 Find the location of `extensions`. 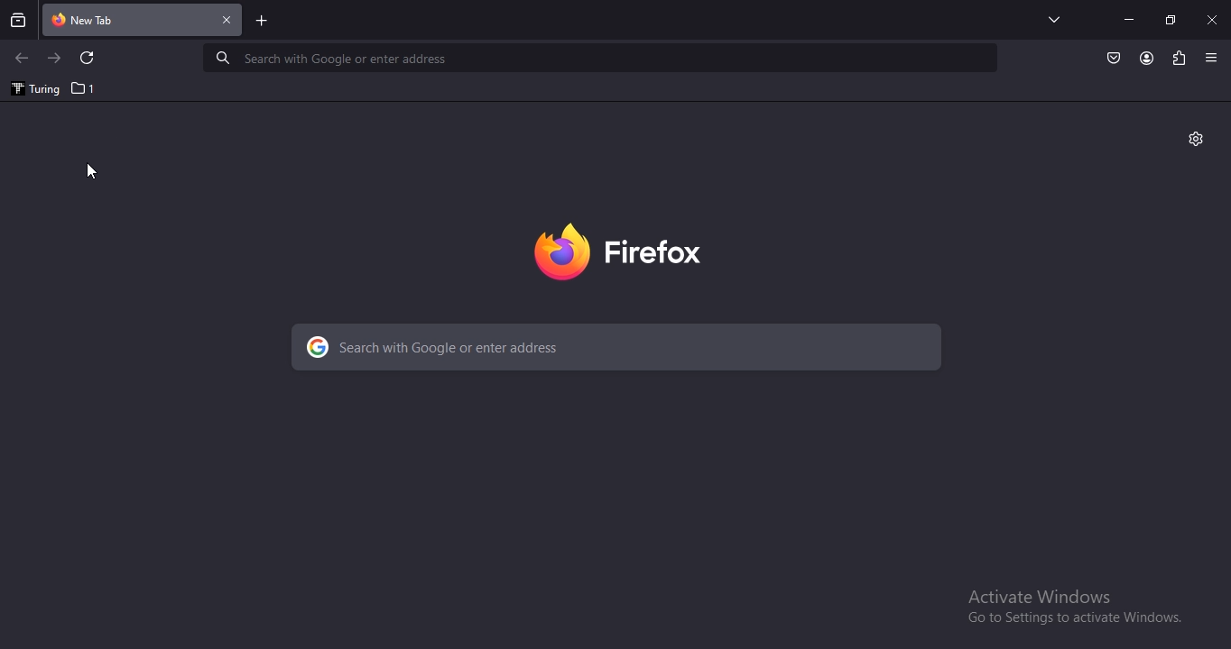

extensions is located at coordinates (1179, 59).